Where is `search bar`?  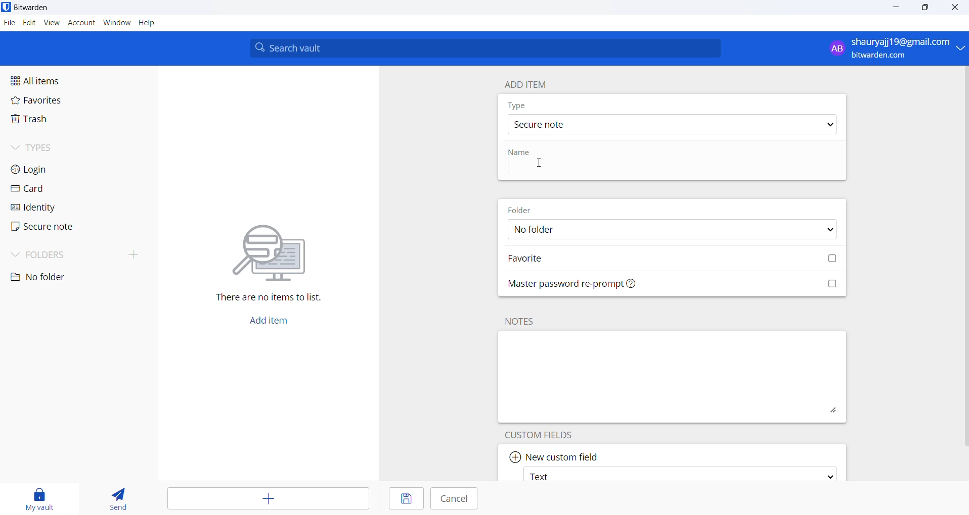 search bar is located at coordinates (485, 48).